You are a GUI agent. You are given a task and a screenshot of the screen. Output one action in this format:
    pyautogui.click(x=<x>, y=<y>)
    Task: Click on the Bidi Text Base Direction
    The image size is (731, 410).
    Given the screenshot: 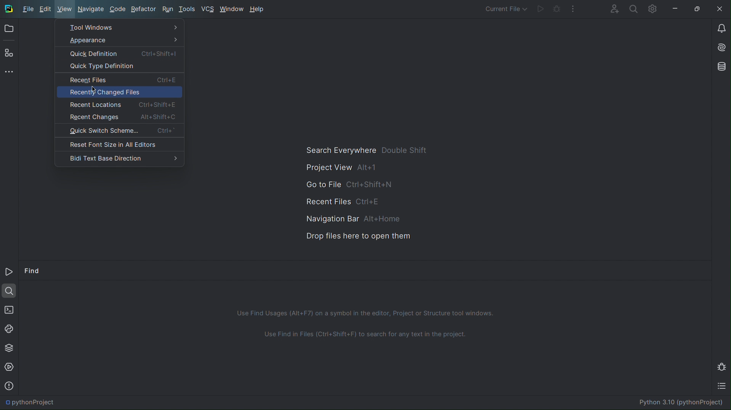 What is the action you would take?
    pyautogui.click(x=119, y=157)
    